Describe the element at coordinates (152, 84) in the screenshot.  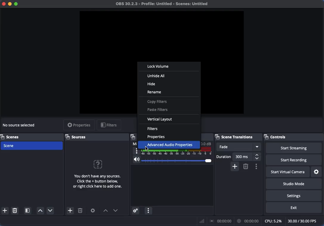
I see `Hide` at that location.